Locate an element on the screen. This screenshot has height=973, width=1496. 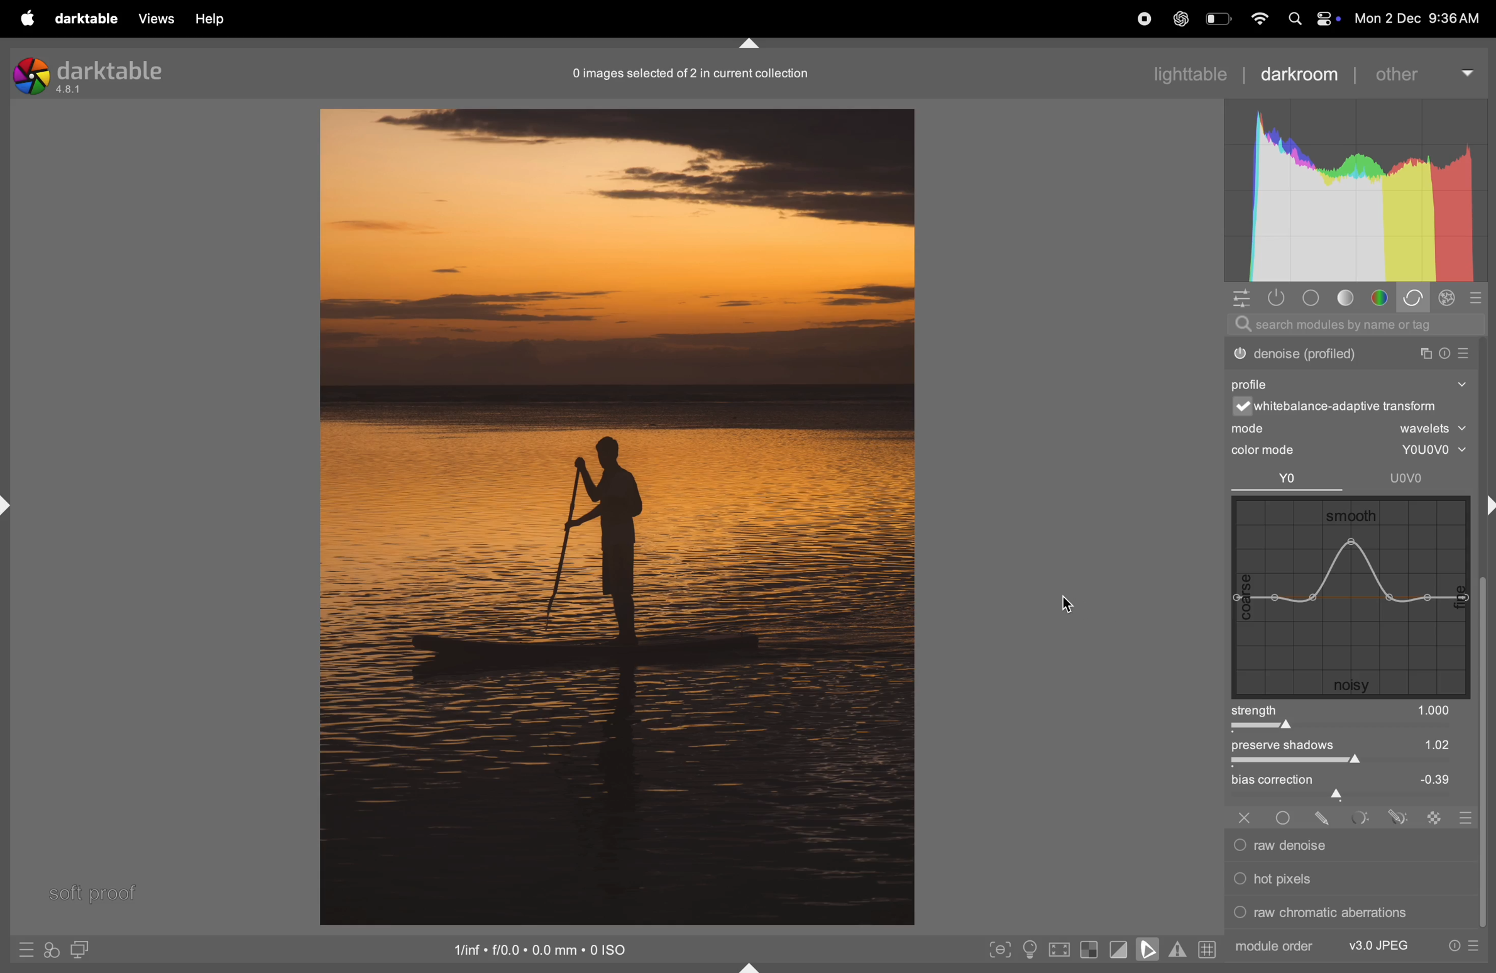
presets is located at coordinates (1463, 947).